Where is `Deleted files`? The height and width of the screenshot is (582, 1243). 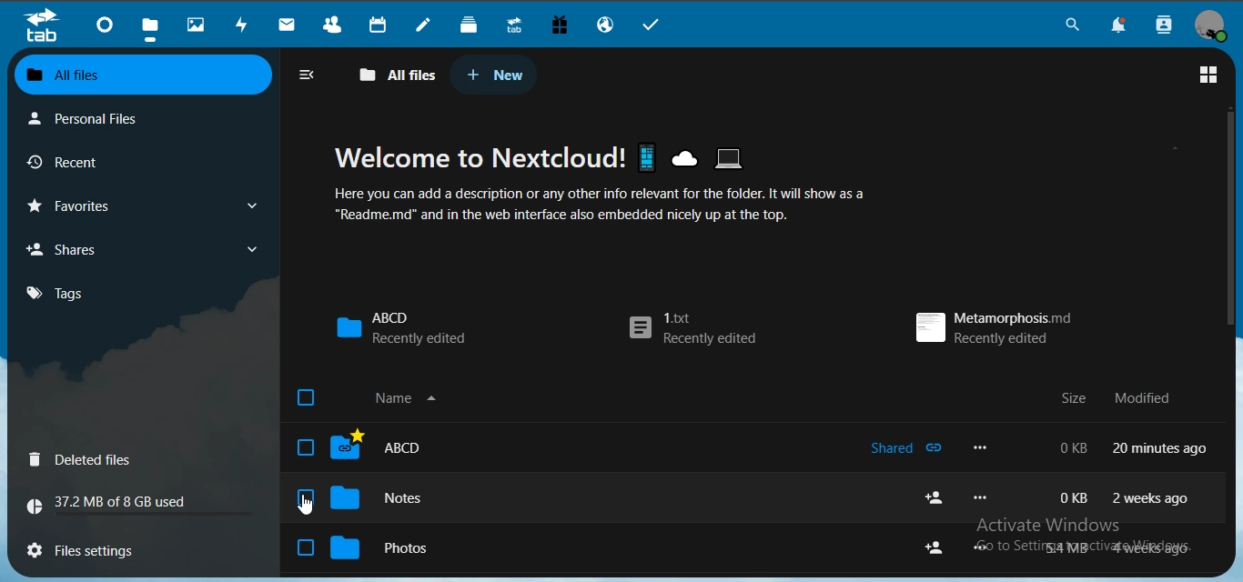 Deleted files is located at coordinates (105, 459).